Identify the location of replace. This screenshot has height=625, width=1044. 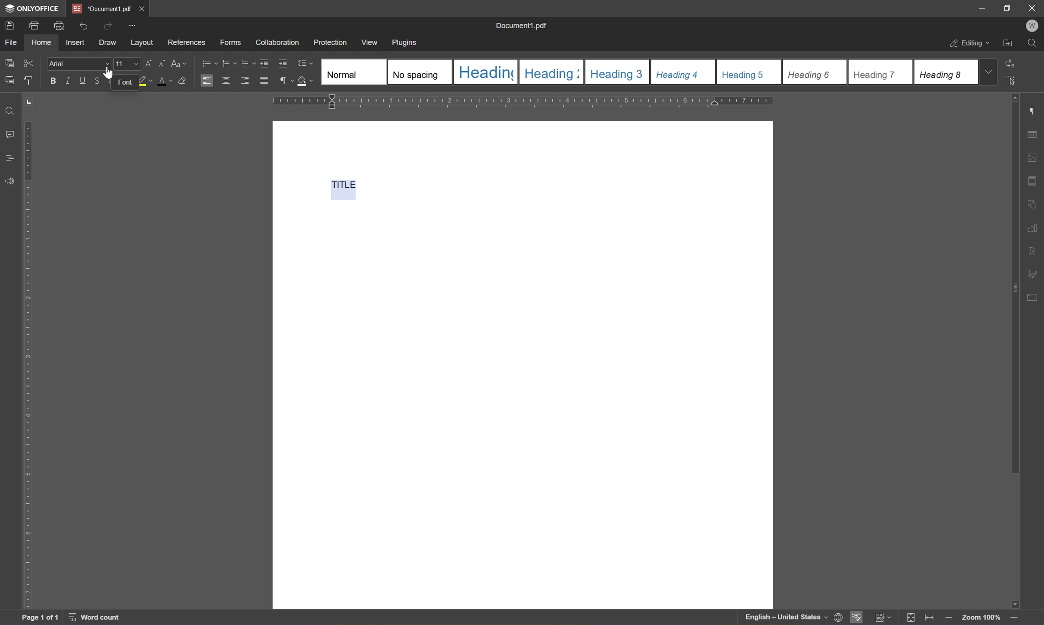
(1008, 64).